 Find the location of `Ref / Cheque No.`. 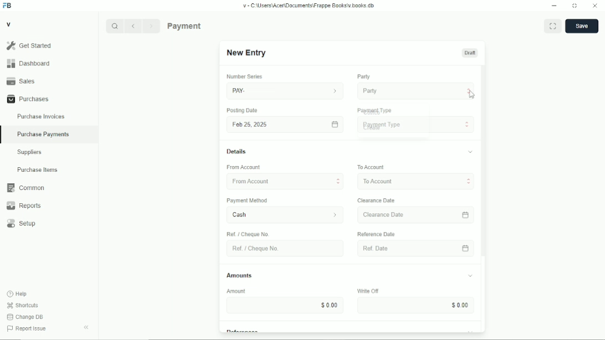

Ref / Cheque No. is located at coordinates (249, 234).